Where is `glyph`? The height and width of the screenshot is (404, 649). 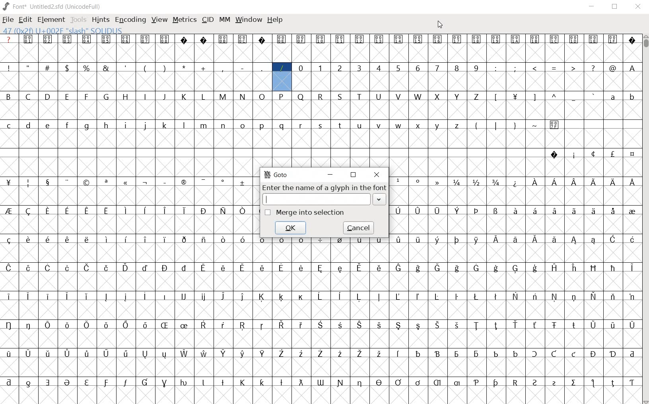 glyph is located at coordinates (67, 383).